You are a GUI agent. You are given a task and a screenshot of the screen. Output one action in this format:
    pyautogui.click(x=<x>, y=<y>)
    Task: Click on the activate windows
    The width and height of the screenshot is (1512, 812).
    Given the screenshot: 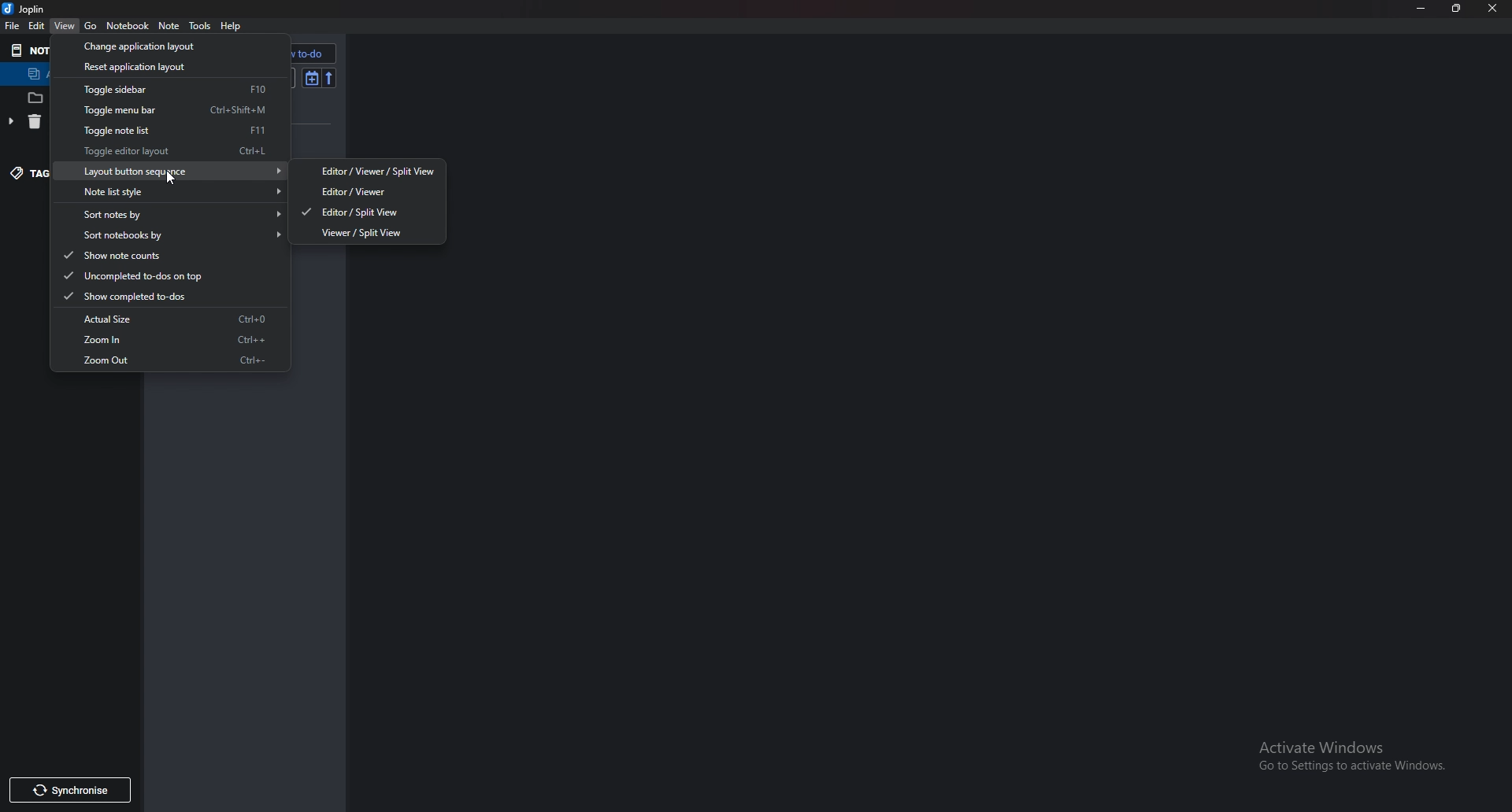 What is the action you would take?
    pyautogui.click(x=1361, y=754)
    